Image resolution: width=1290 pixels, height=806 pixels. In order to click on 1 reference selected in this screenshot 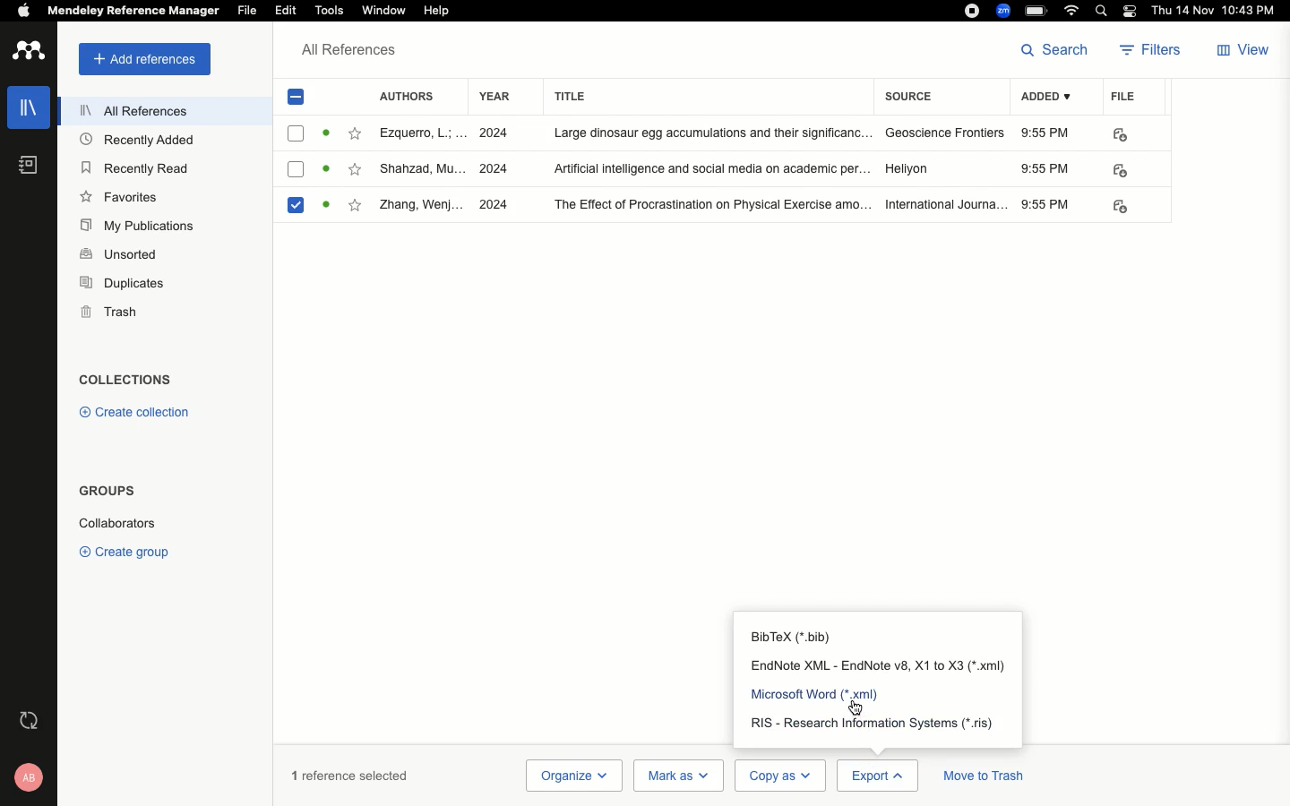, I will do `click(350, 775)`.